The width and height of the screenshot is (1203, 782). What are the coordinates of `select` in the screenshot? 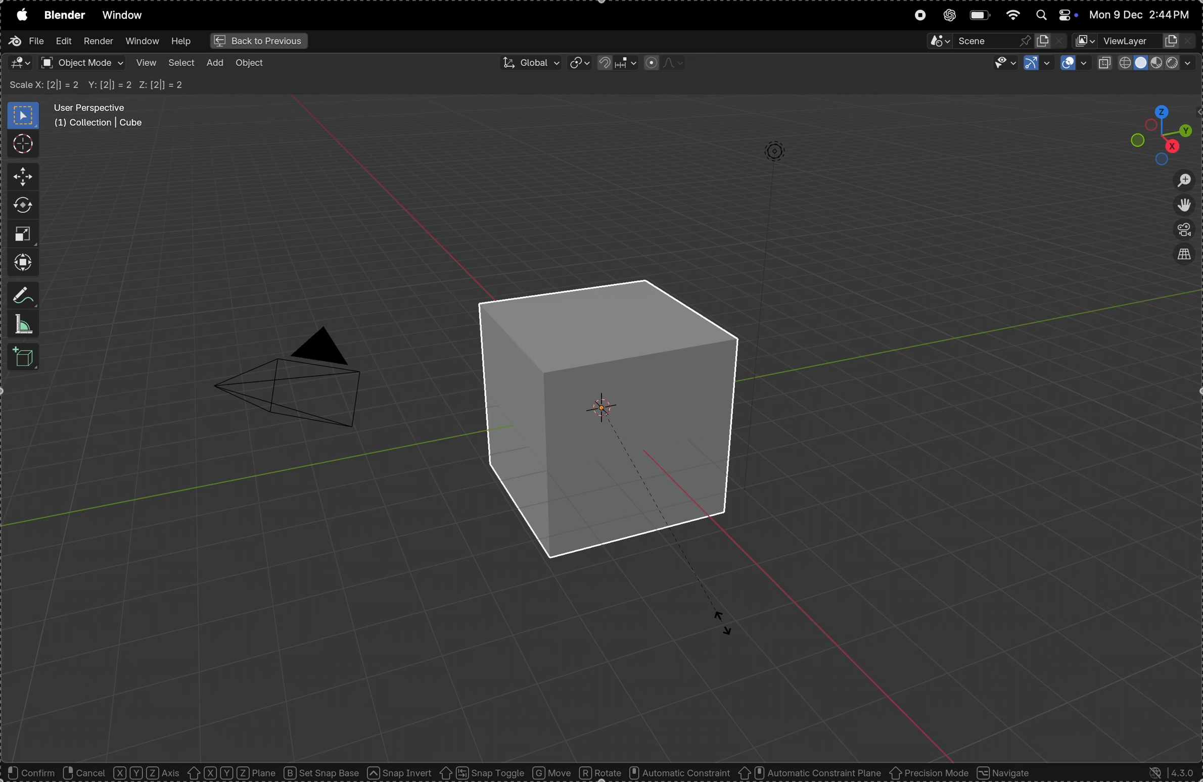 It's located at (183, 63).